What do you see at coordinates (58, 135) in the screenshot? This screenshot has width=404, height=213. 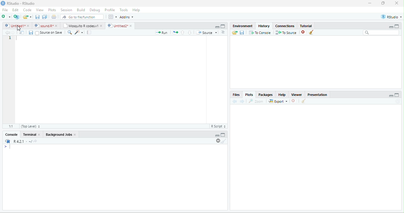 I see `Background Jobs` at bounding box center [58, 135].